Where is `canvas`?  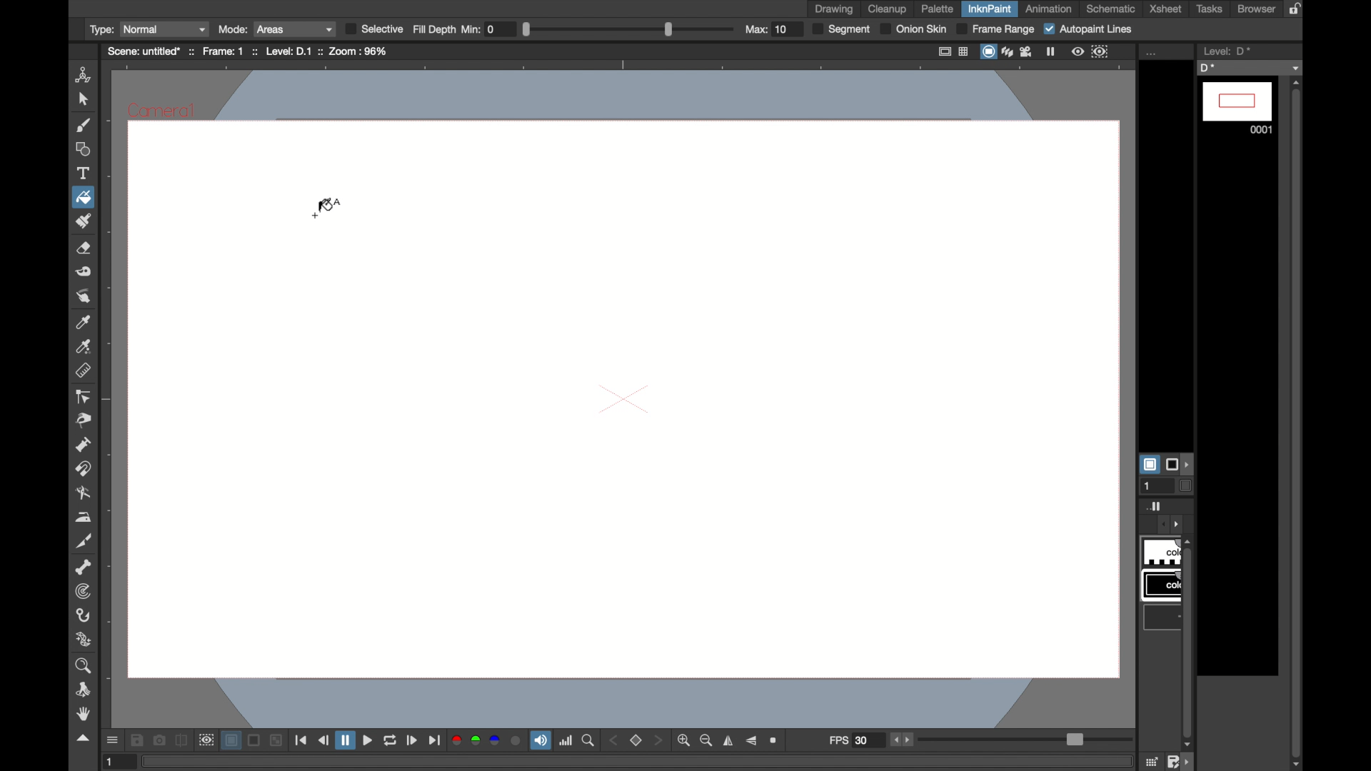 canvas is located at coordinates (620, 399).